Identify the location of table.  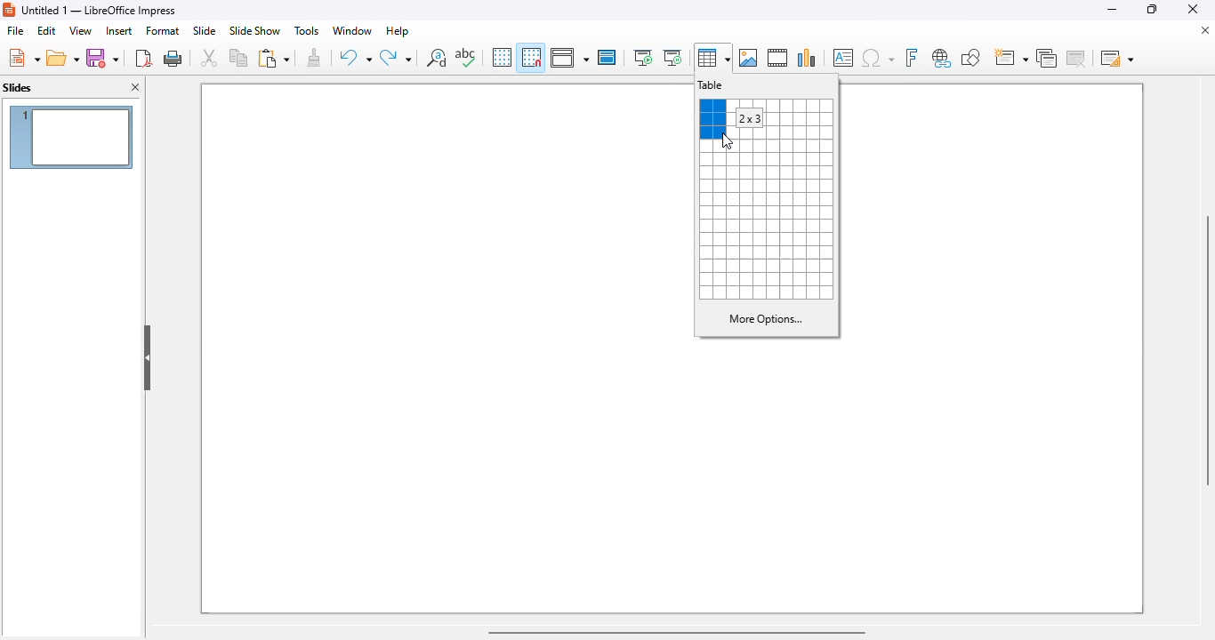
(712, 85).